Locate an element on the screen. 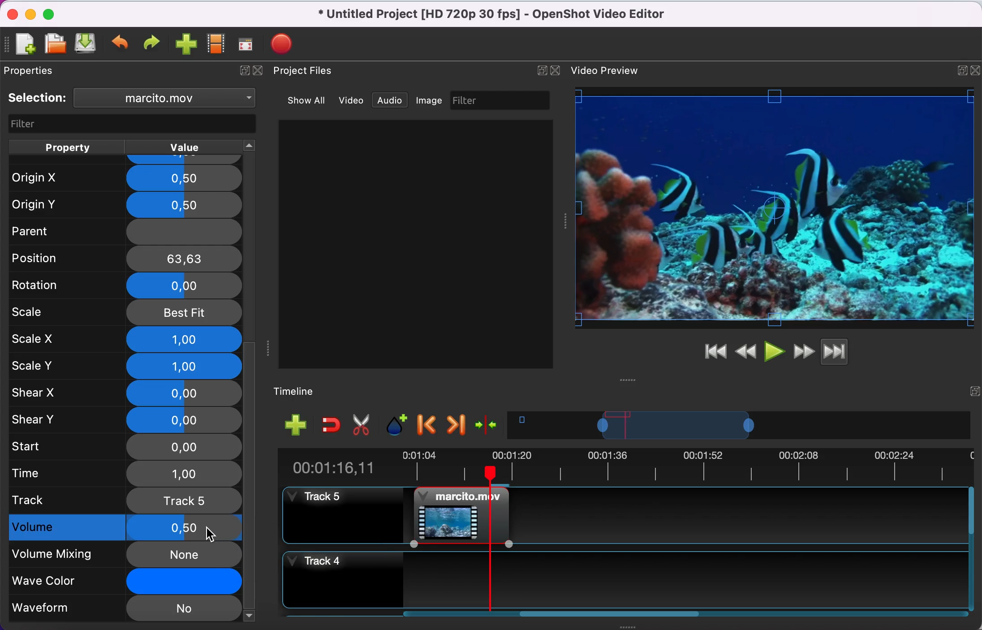 This screenshot has width=982, height=630. undo is located at coordinates (121, 44).